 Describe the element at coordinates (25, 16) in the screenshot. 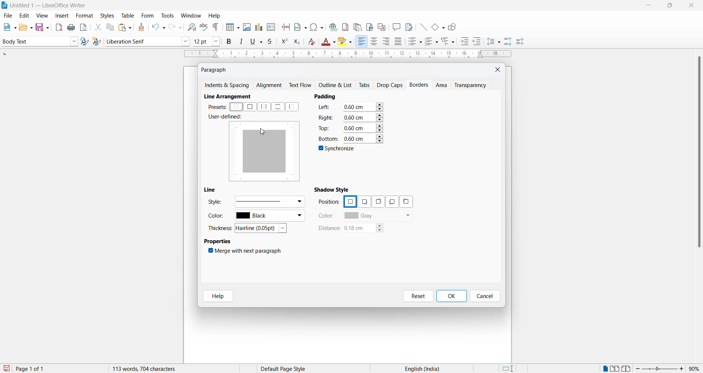

I see `edit` at that location.